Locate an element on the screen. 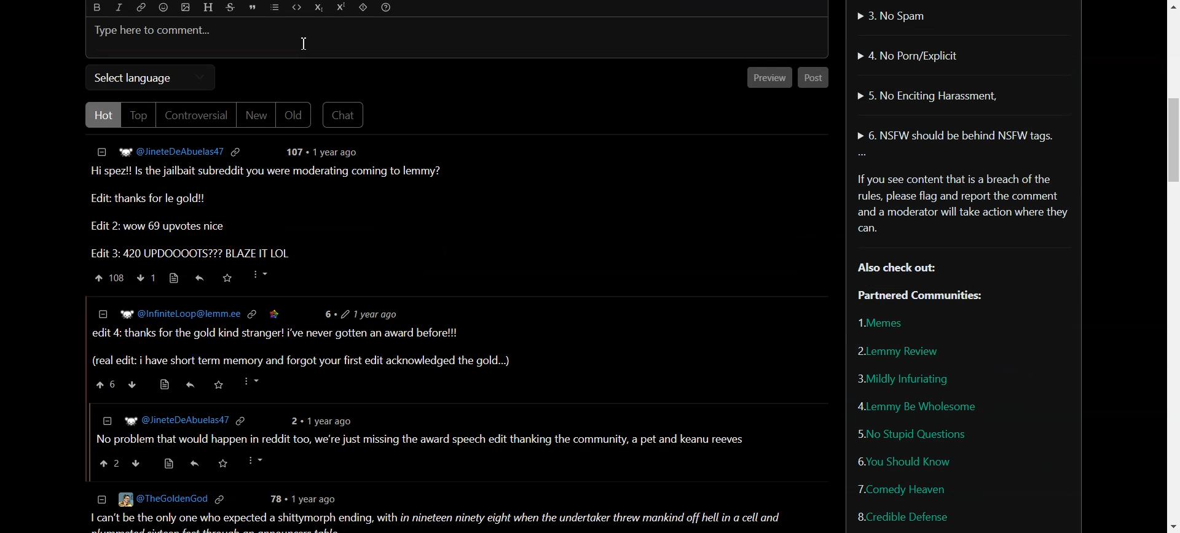 The image size is (1180, 533). upvote is located at coordinates (110, 464).